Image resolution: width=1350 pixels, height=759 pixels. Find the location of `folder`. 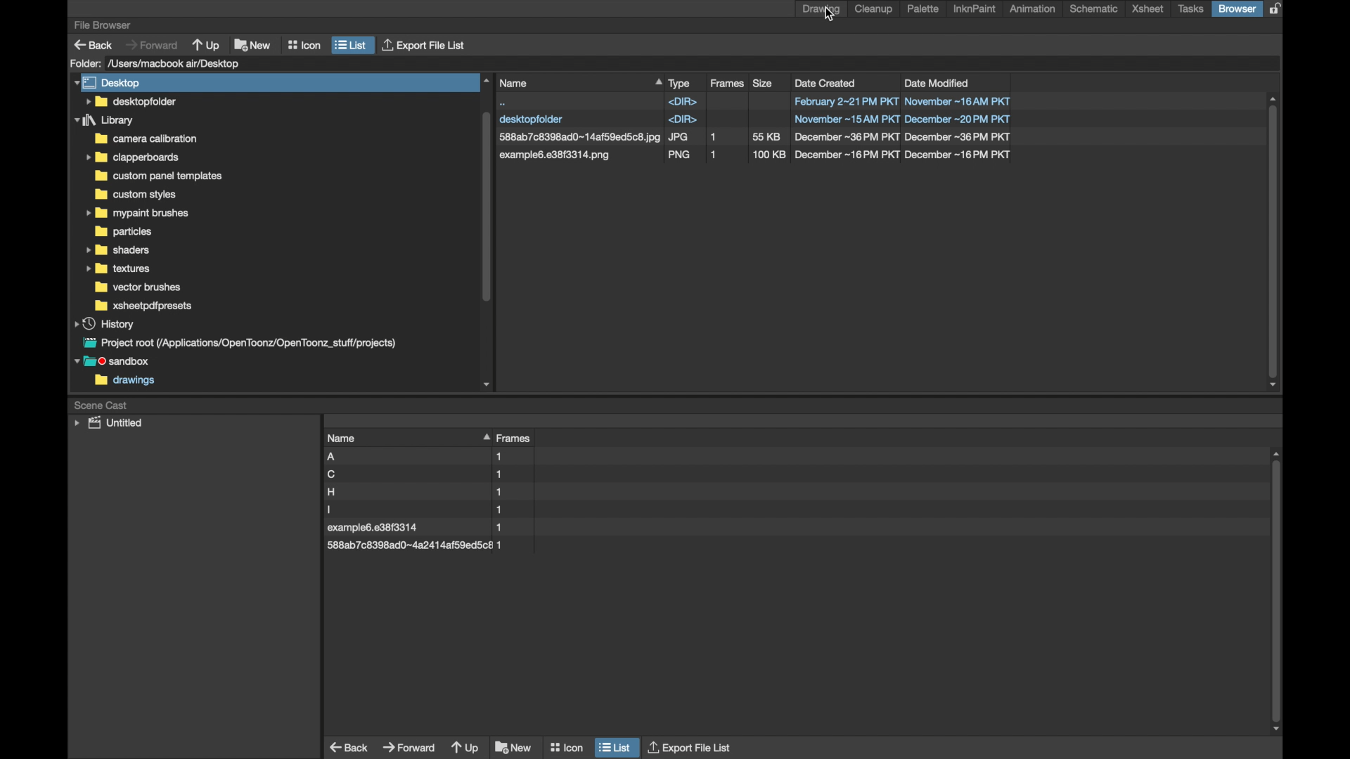

folder is located at coordinates (85, 63).